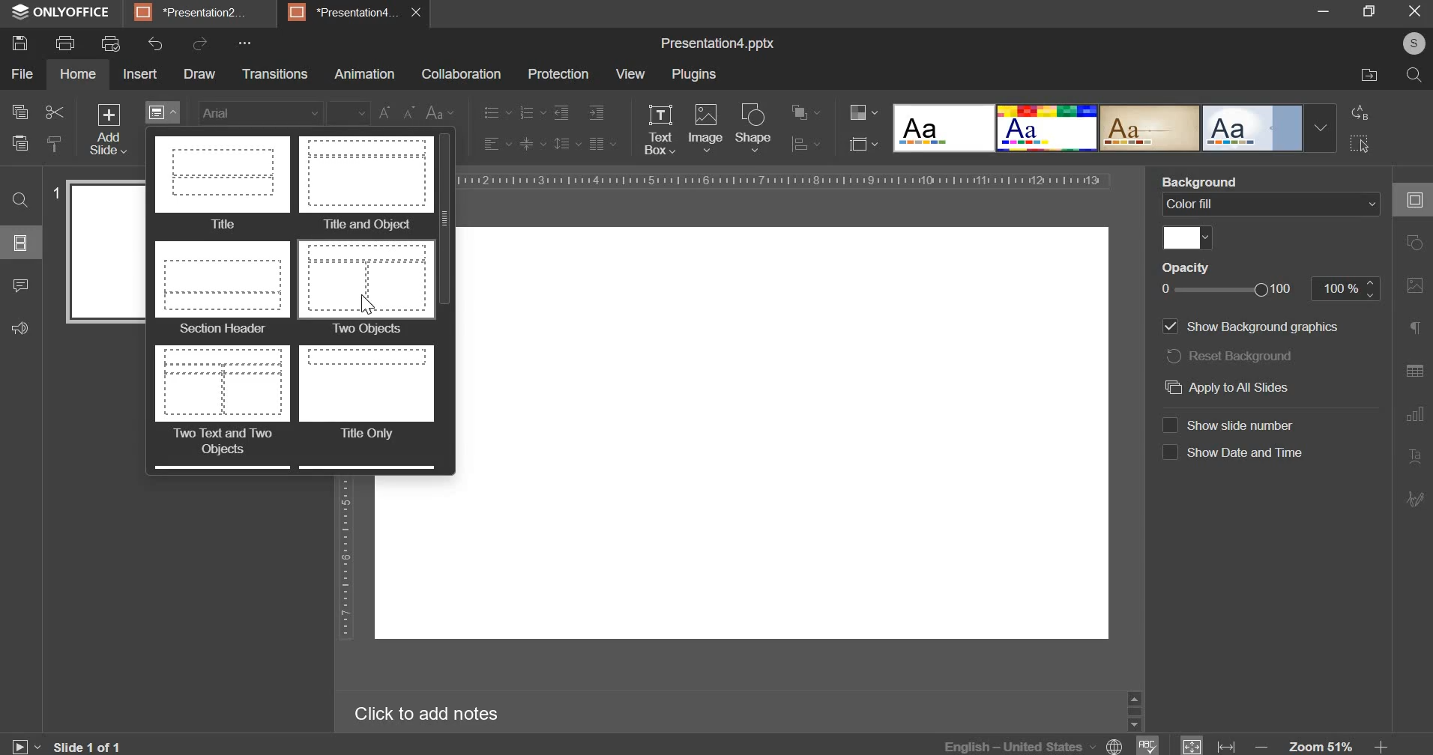 This screenshot has height=755, width=1433. What do you see at coordinates (246, 43) in the screenshot?
I see `more options` at bounding box center [246, 43].